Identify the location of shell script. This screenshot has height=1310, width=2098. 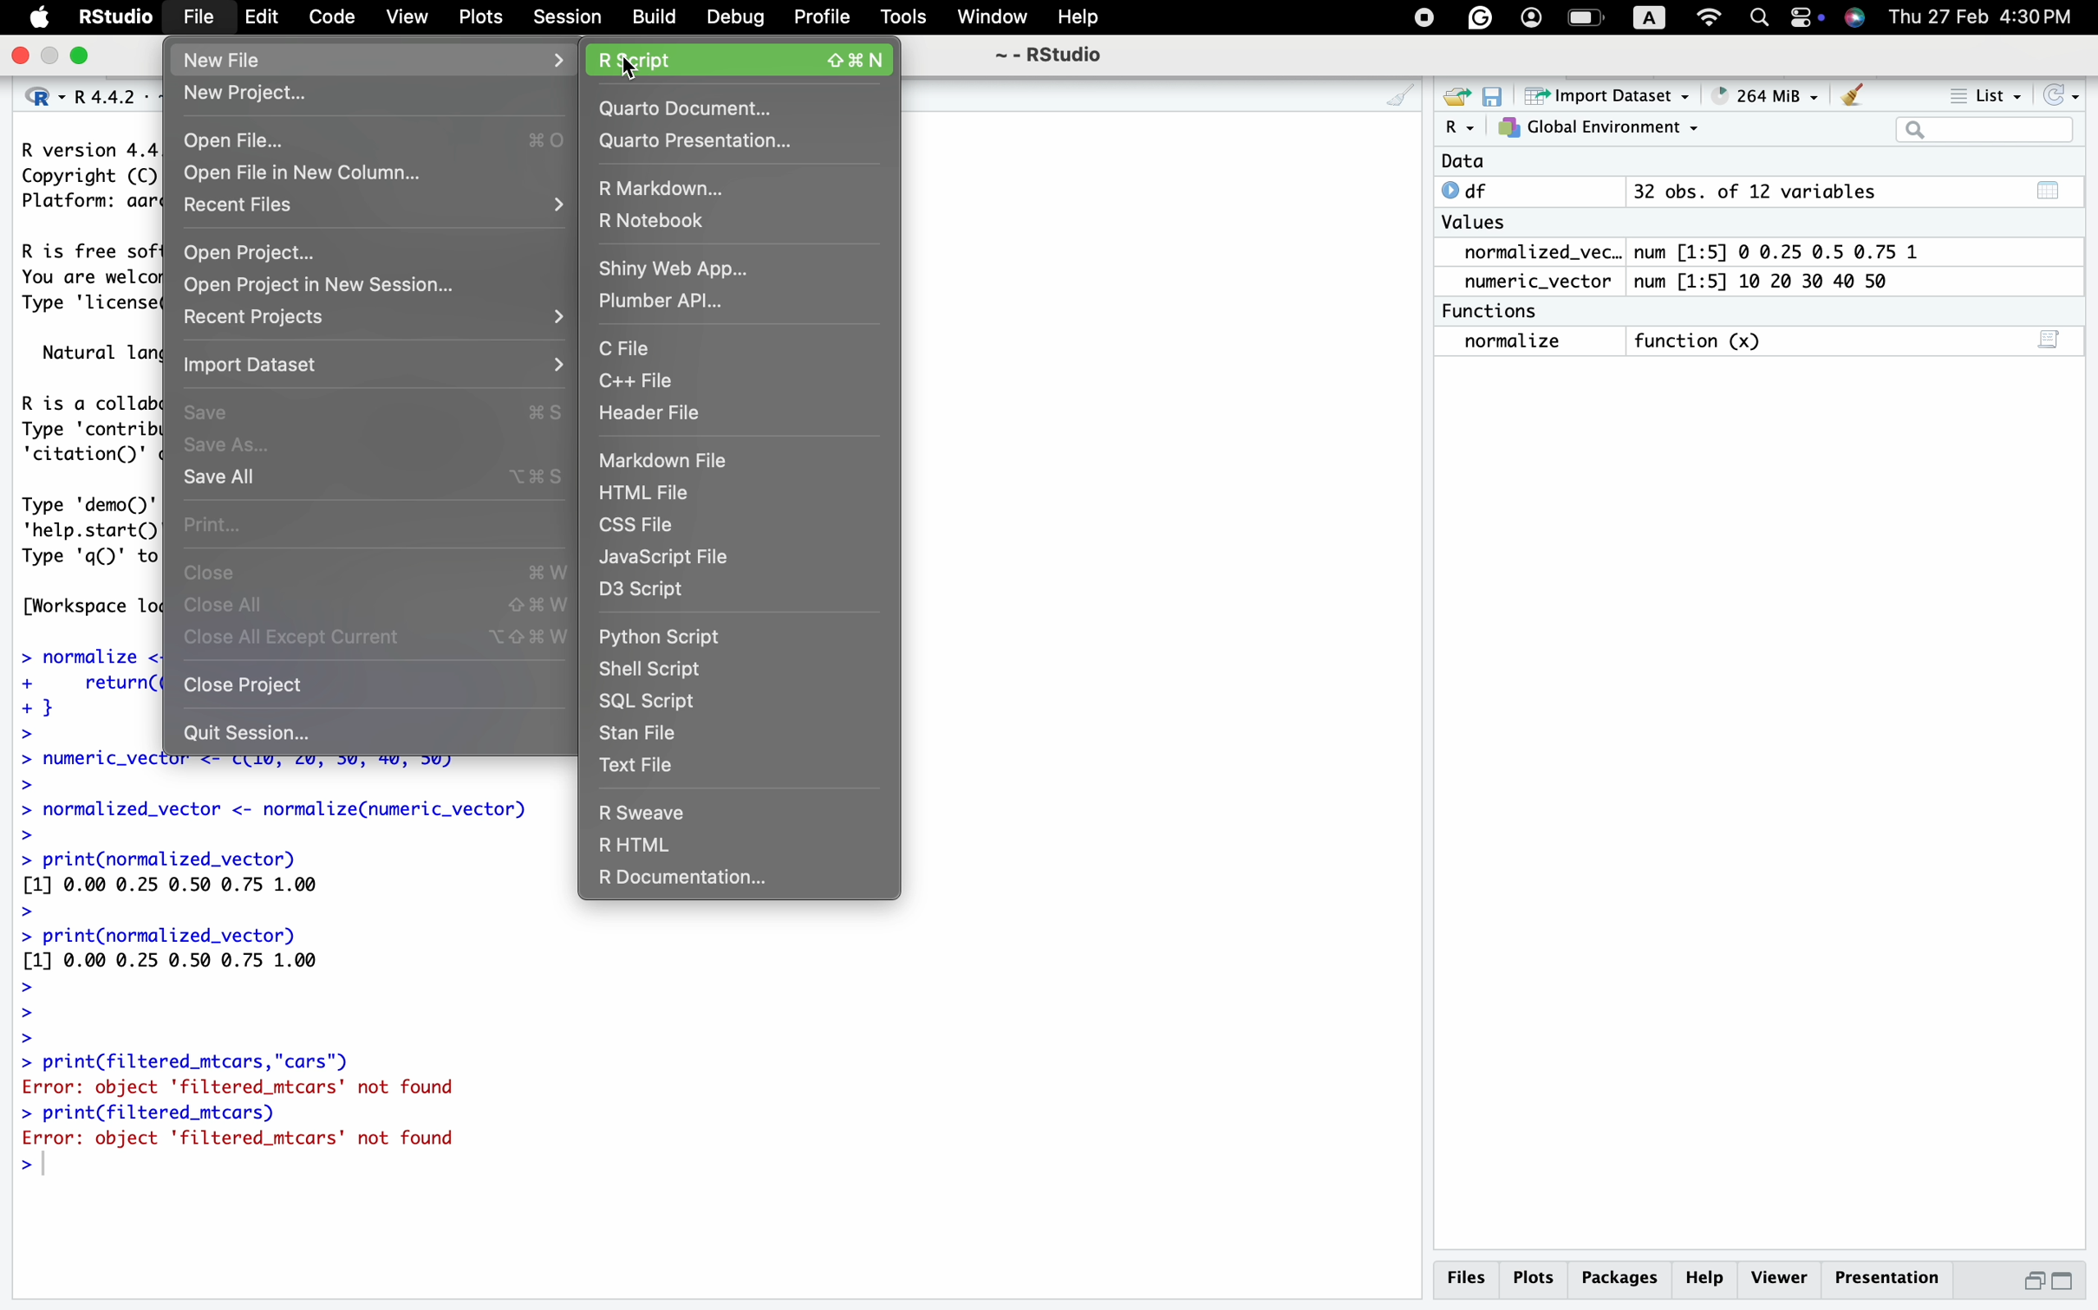
(735, 671).